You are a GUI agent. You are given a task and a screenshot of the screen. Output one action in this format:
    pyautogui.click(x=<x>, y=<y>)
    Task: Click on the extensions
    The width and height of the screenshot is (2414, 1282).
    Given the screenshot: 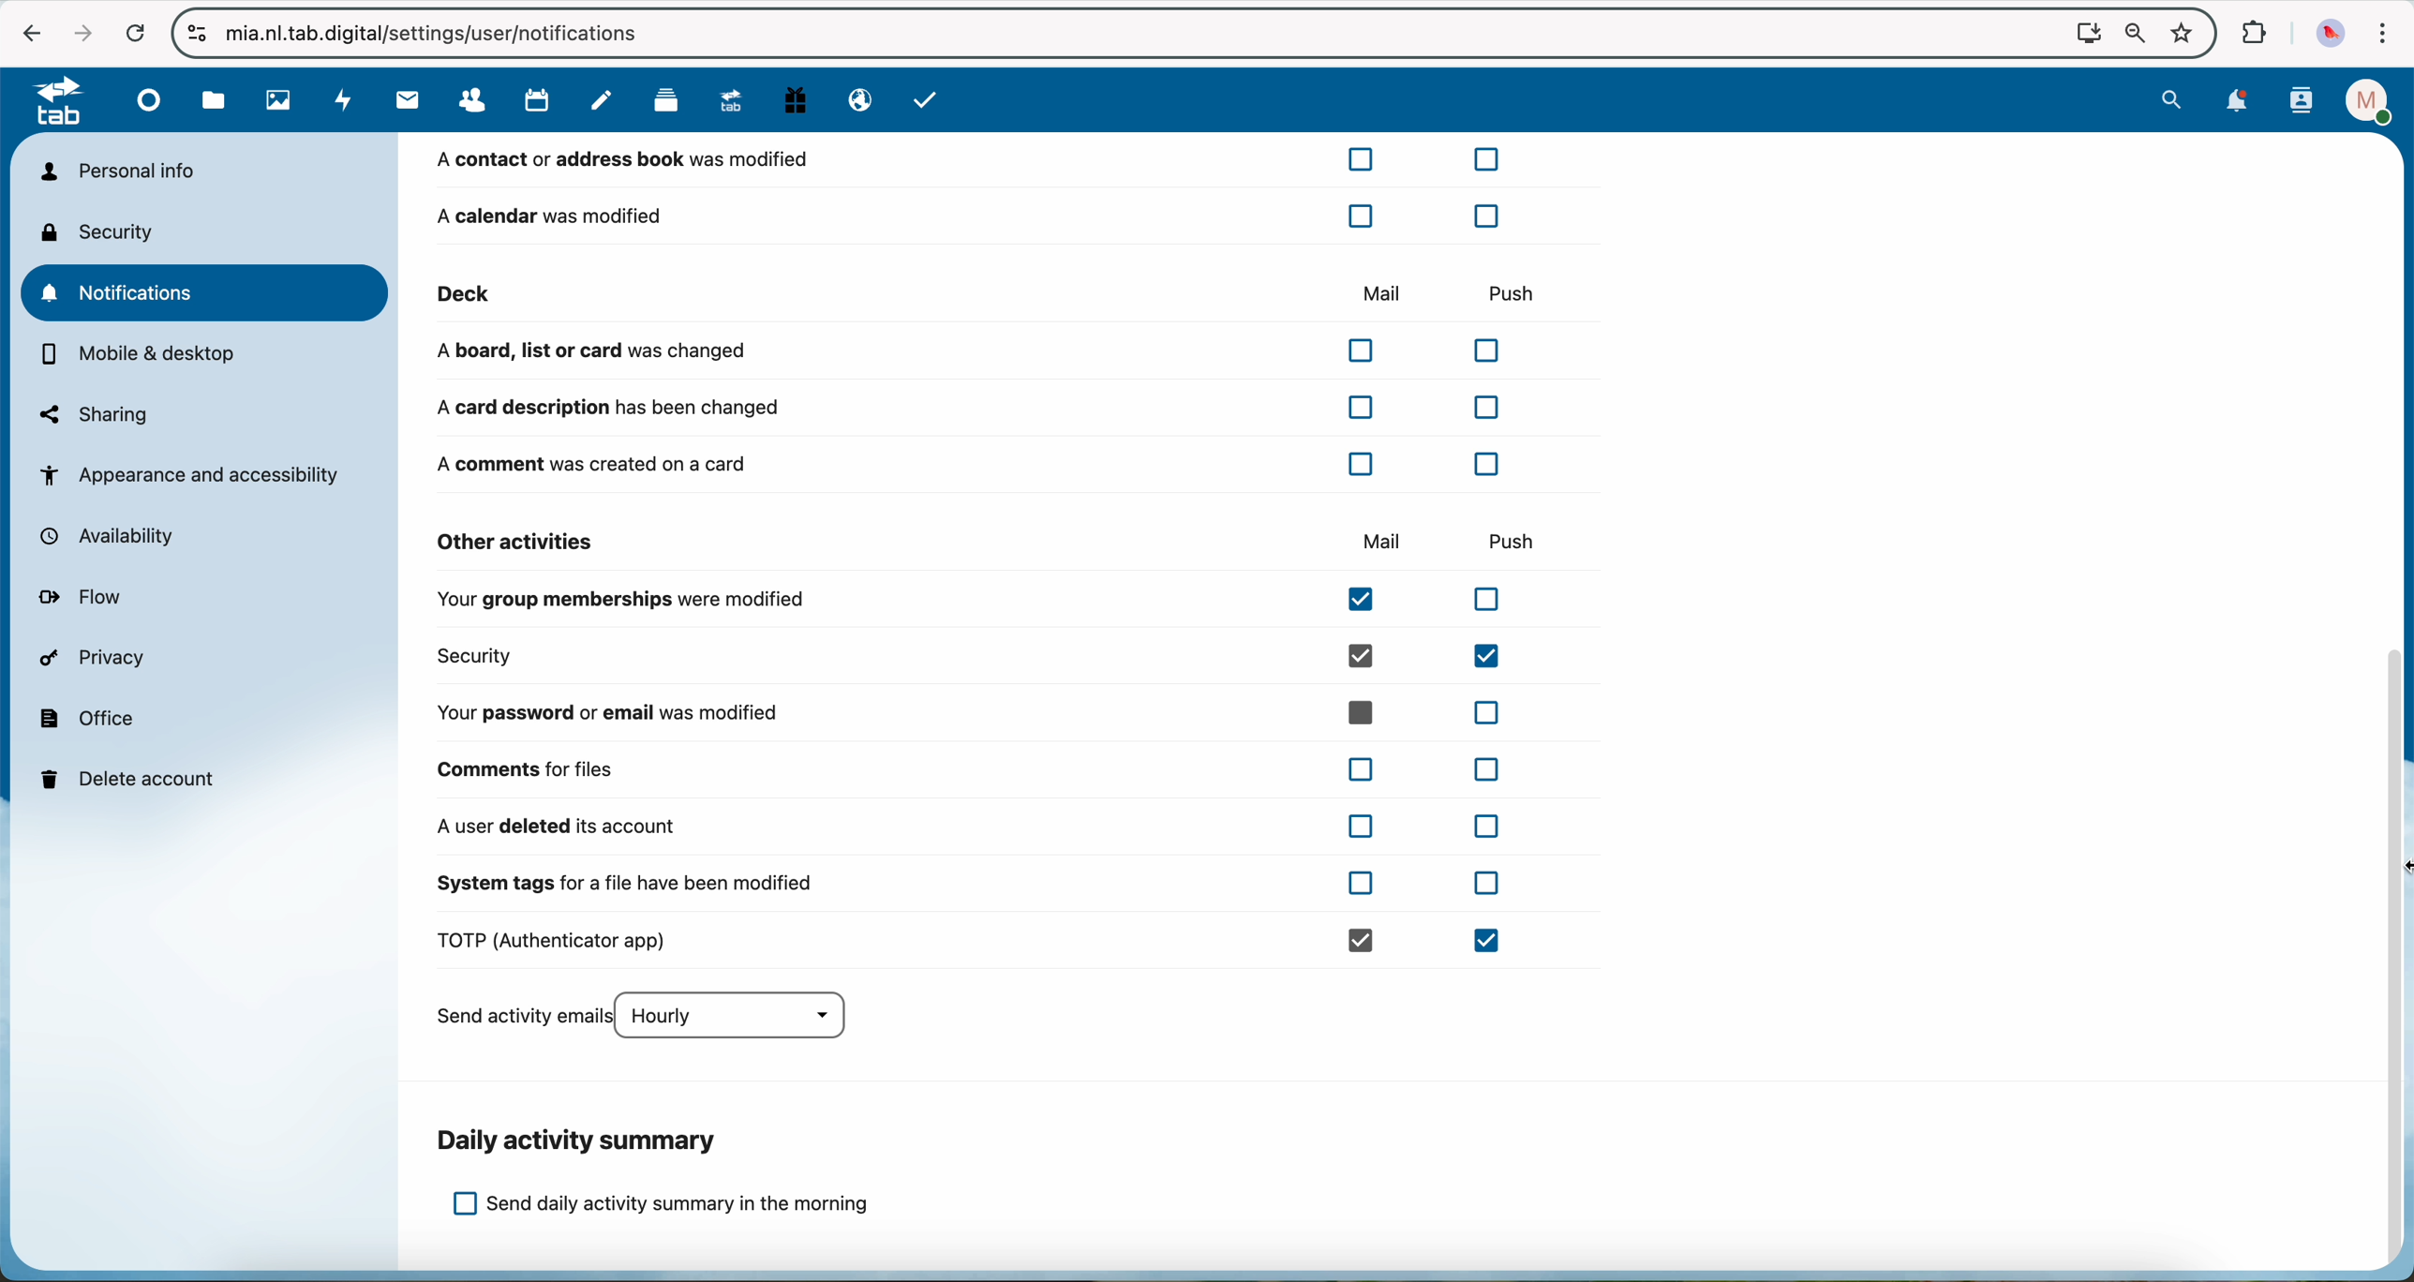 What is the action you would take?
    pyautogui.click(x=2254, y=34)
    